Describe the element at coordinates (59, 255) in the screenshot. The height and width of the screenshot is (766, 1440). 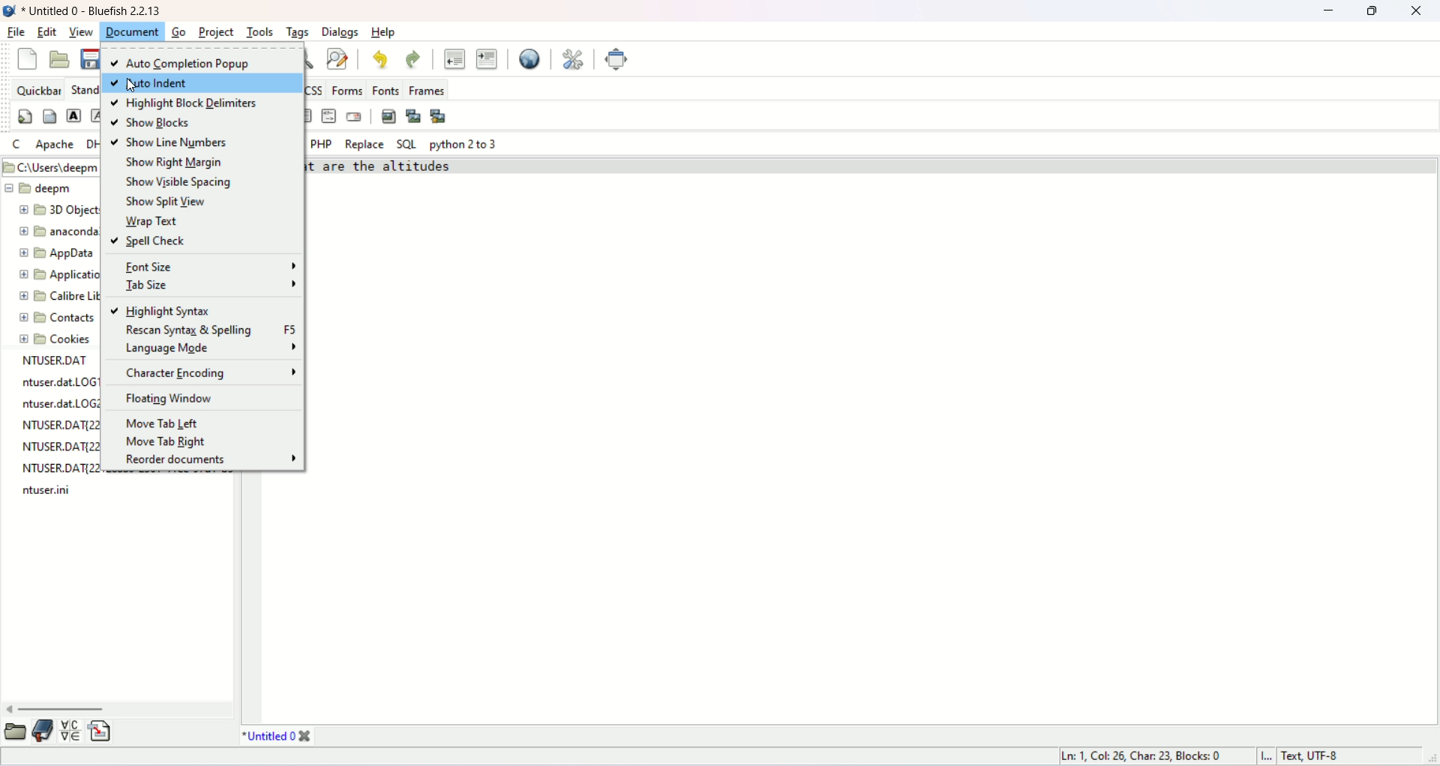
I see `app data` at that location.